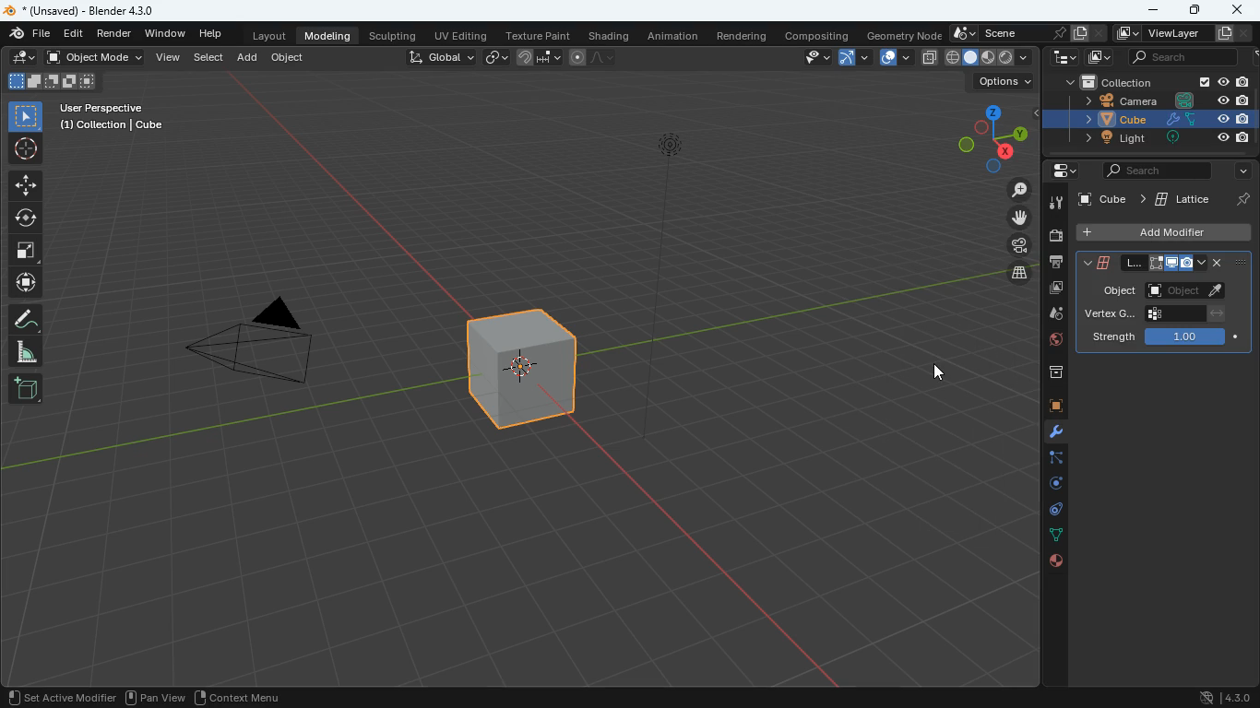 Image resolution: width=1260 pixels, height=708 pixels. Describe the element at coordinates (1185, 34) in the screenshot. I see `viewlayer` at that location.